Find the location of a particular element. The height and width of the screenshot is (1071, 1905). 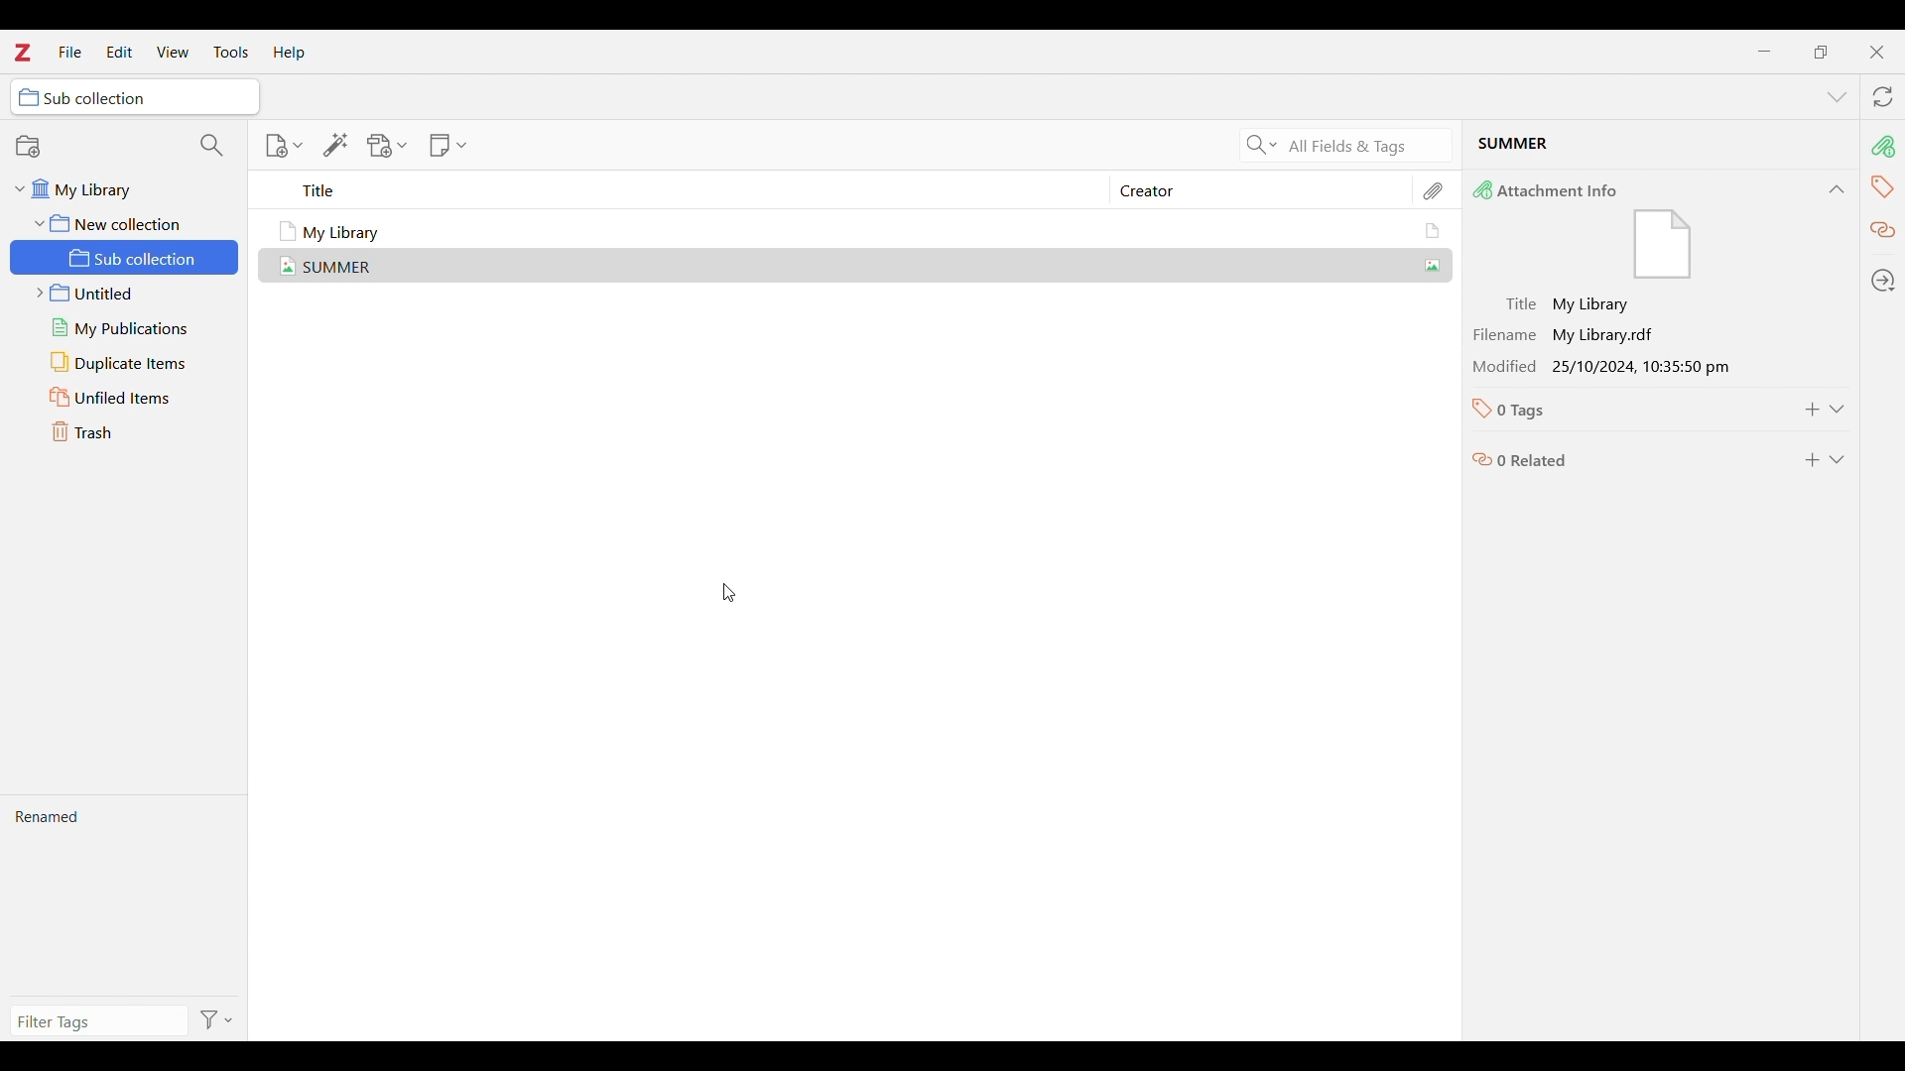

My Library is located at coordinates (862, 231).